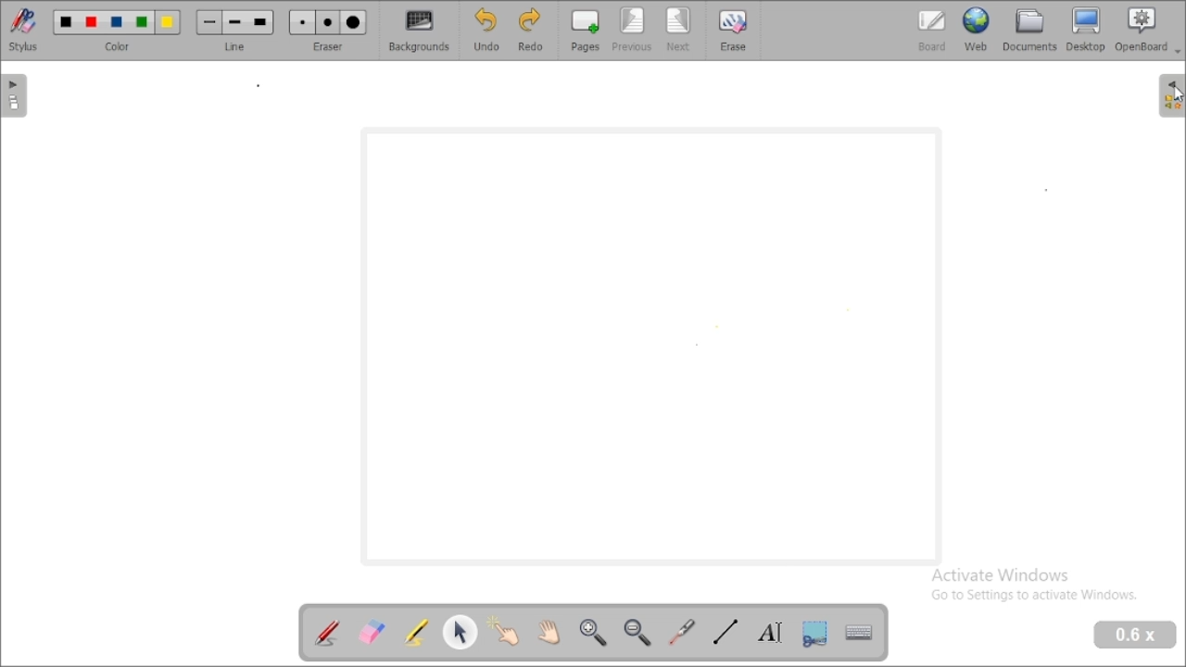  What do you see at coordinates (1148, 30) in the screenshot?
I see `openboard` at bounding box center [1148, 30].